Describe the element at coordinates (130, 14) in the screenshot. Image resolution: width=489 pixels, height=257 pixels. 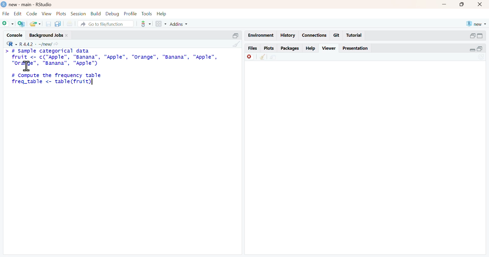
I see `profile` at that location.